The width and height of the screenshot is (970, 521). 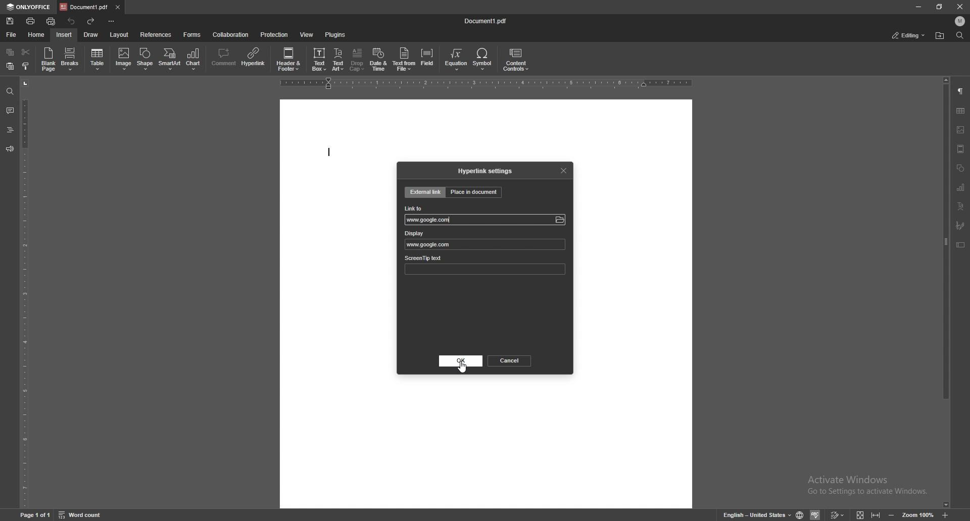 What do you see at coordinates (917, 514) in the screenshot?
I see `zoom` at bounding box center [917, 514].